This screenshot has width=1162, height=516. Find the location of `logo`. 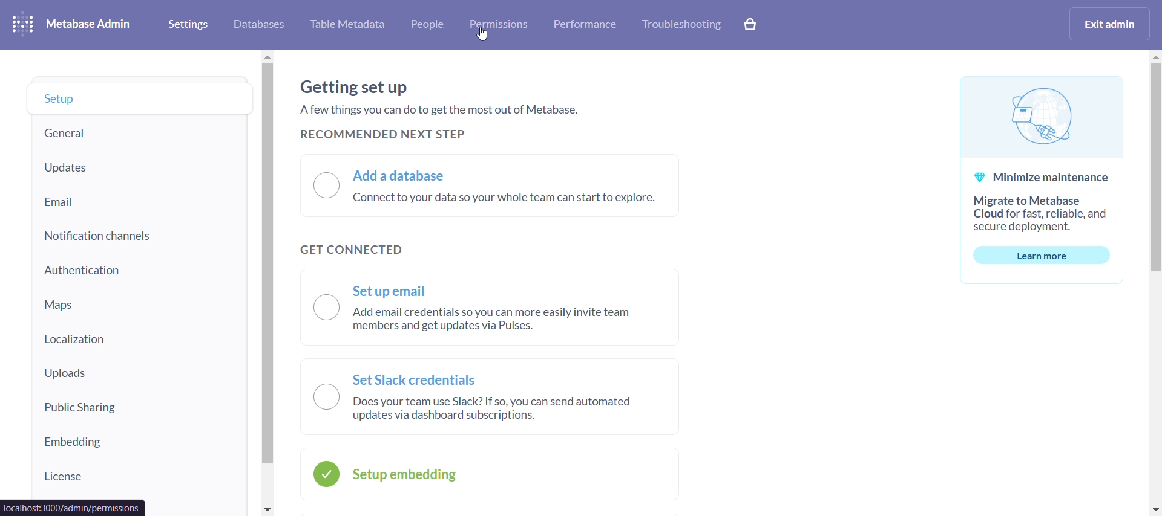

logo is located at coordinates (22, 25).